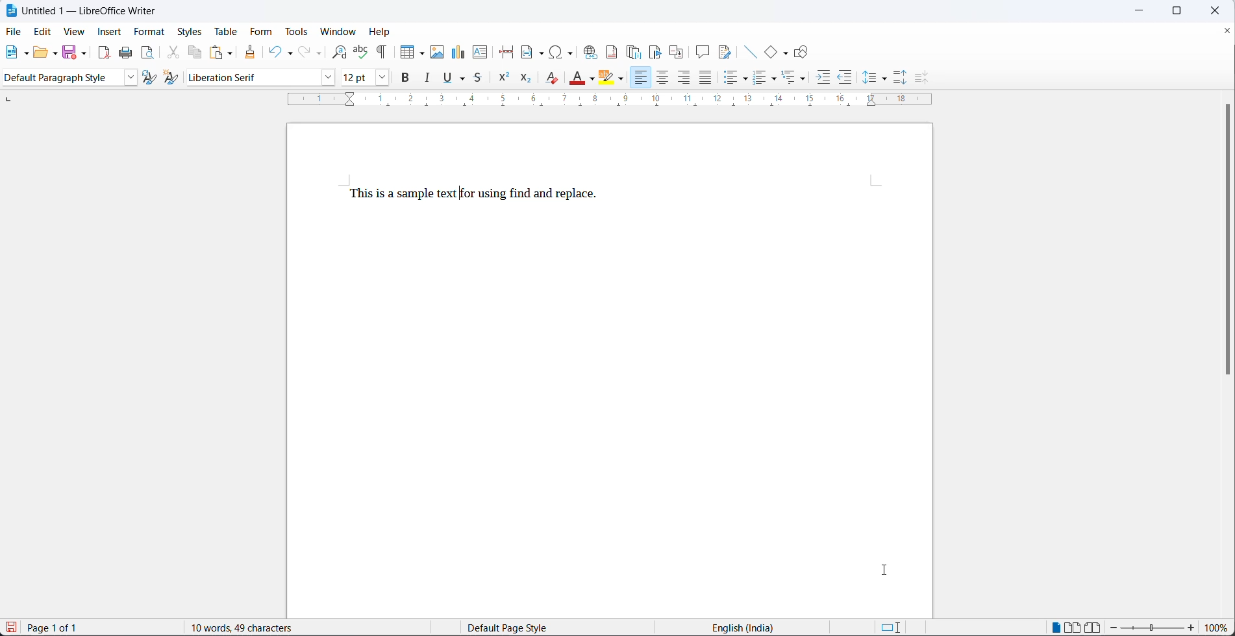 The height and width of the screenshot is (636, 1235). Describe the element at coordinates (56, 52) in the screenshot. I see `open options` at that location.